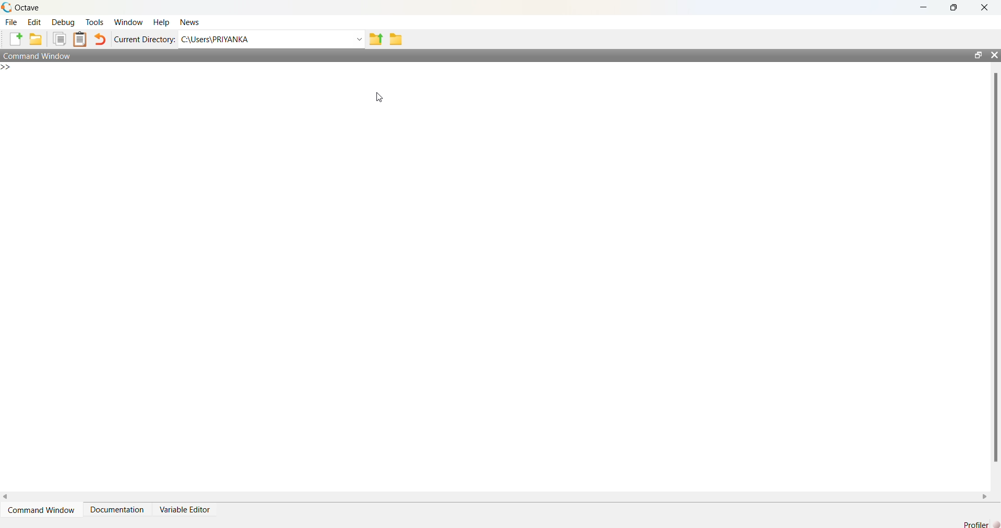  What do you see at coordinates (954, 7) in the screenshot?
I see `restore` at bounding box center [954, 7].